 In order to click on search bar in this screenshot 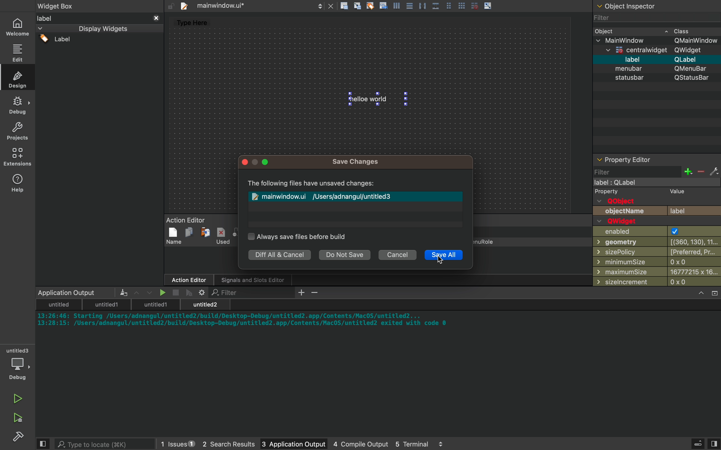, I will do `click(97, 444)`.